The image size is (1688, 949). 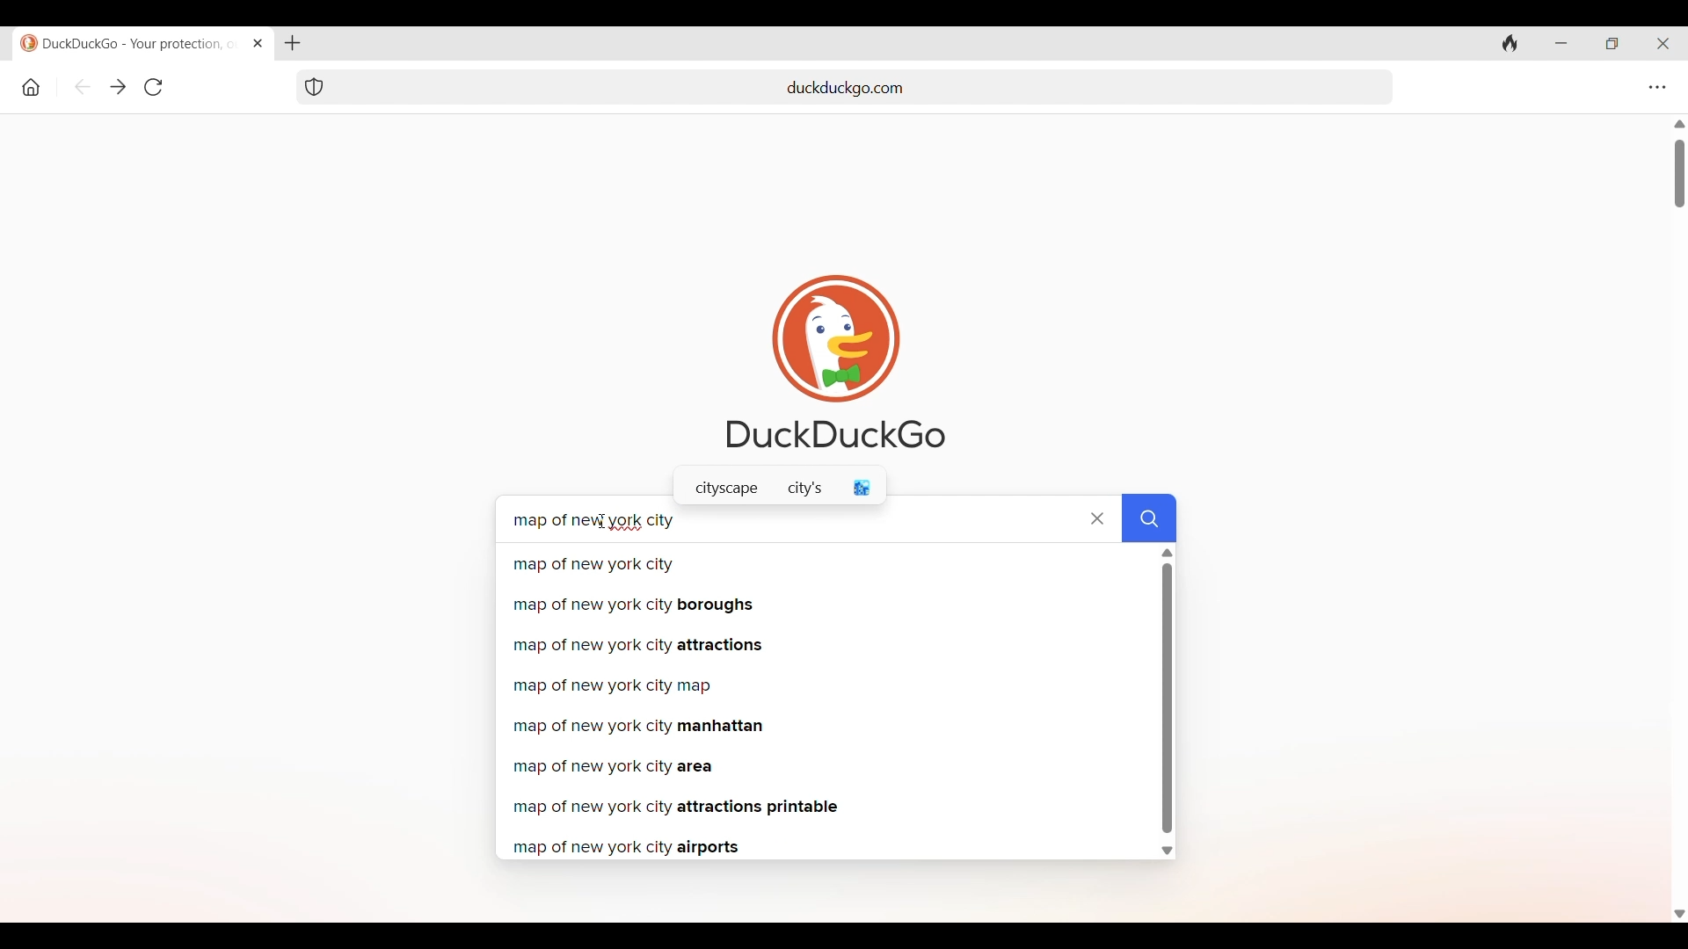 What do you see at coordinates (1149, 88) in the screenshot?
I see `Search tab` at bounding box center [1149, 88].